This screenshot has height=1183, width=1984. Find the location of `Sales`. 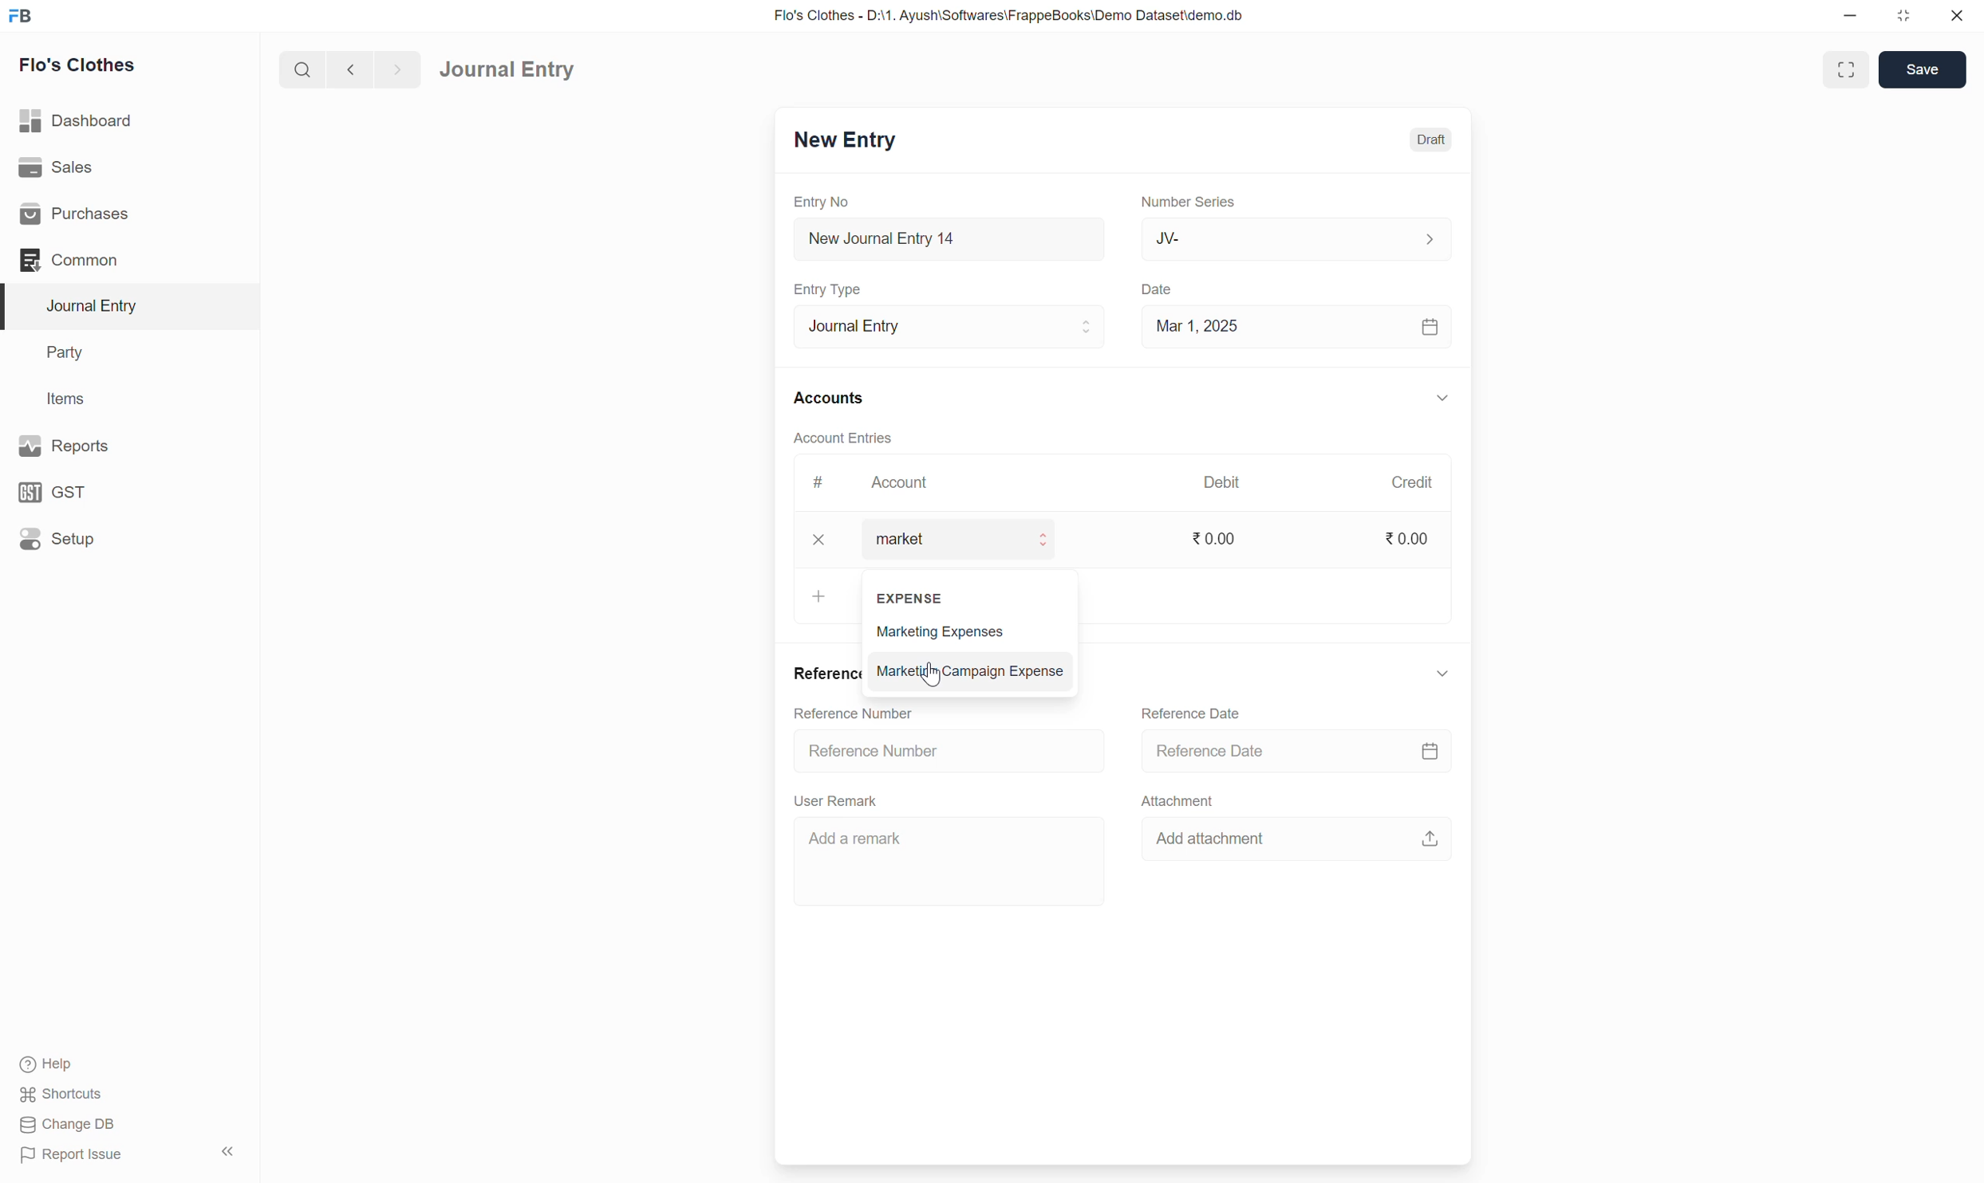

Sales is located at coordinates (55, 165).